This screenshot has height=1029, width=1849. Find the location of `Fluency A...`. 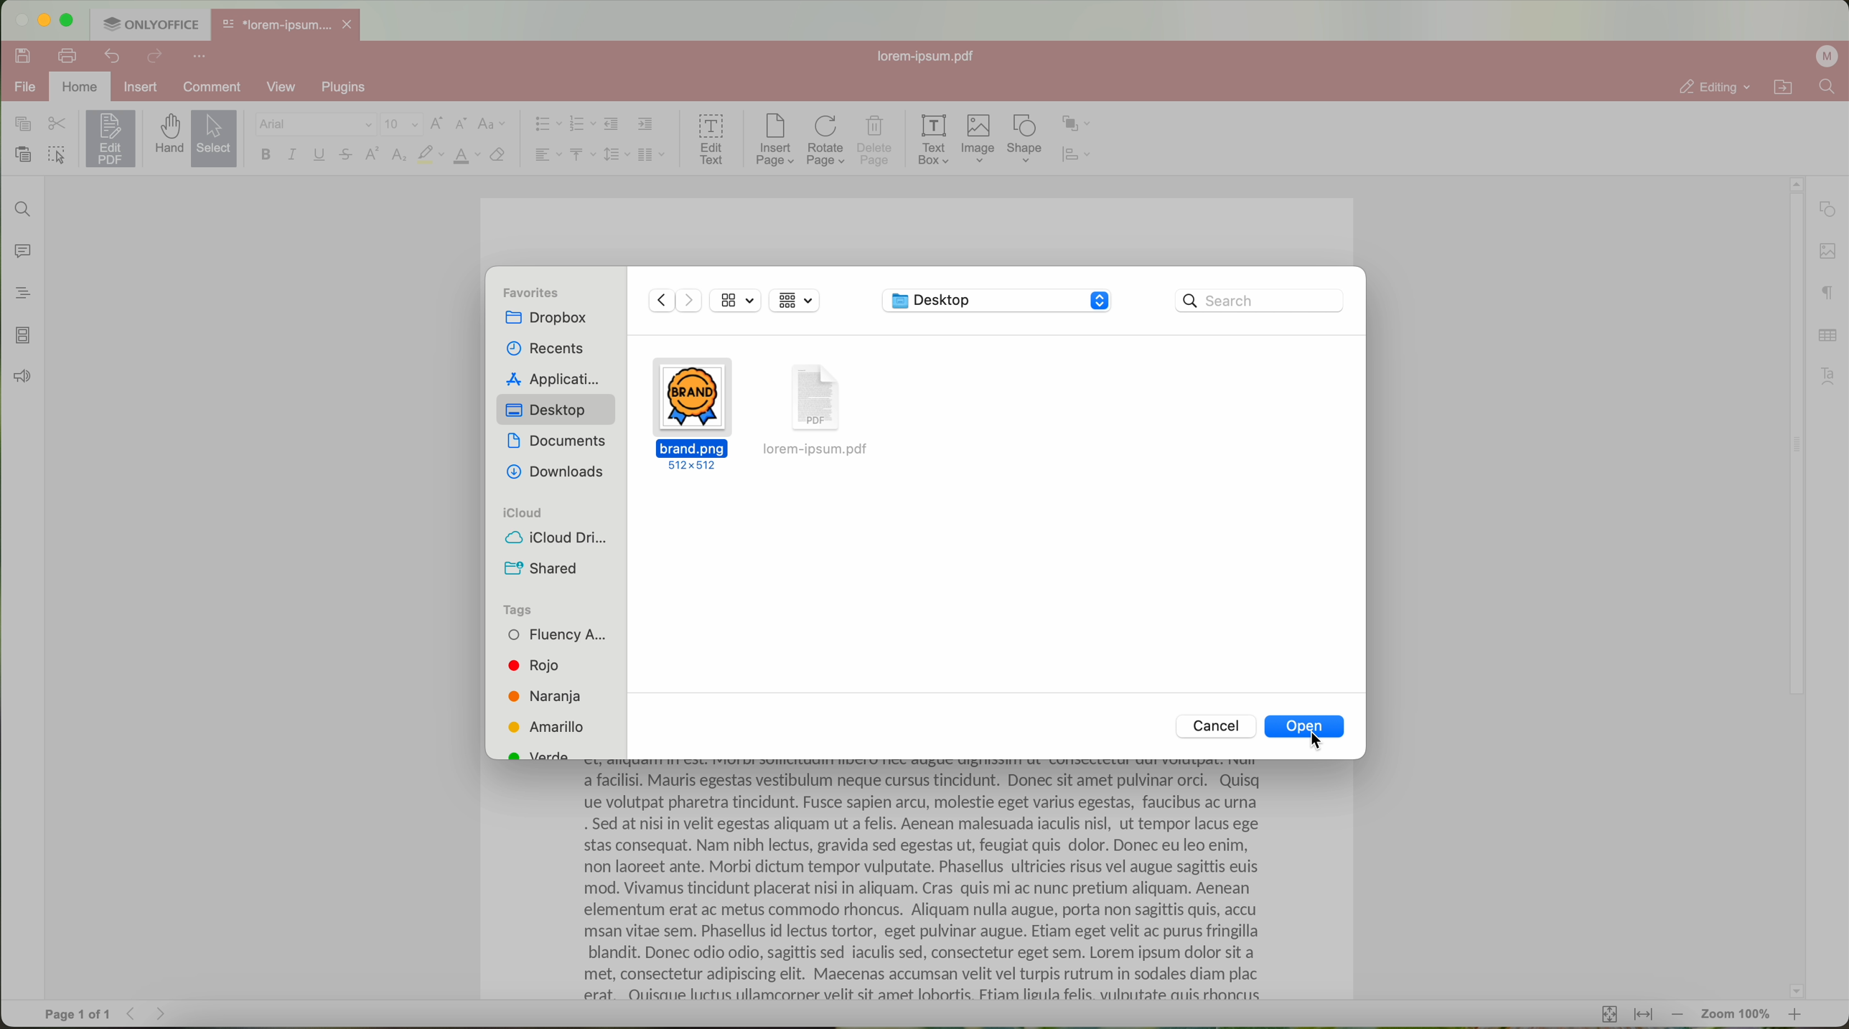

Fluency A... is located at coordinates (558, 636).